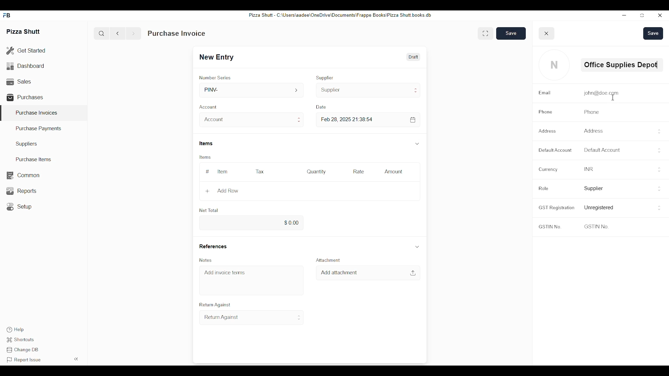 The height and width of the screenshot is (376, 669). Describe the element at coordinates (660, 190) in the screenshot. I see `buttons` at that location.